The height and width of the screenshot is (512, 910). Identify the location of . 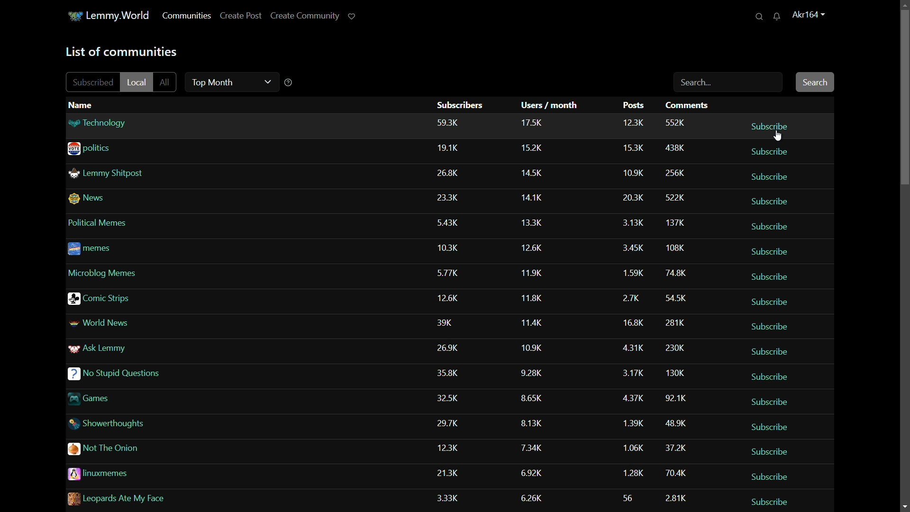
(533, 272).